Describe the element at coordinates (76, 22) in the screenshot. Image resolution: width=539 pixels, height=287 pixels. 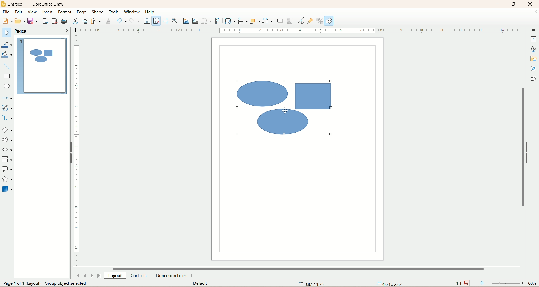
I see `cut` at that location.